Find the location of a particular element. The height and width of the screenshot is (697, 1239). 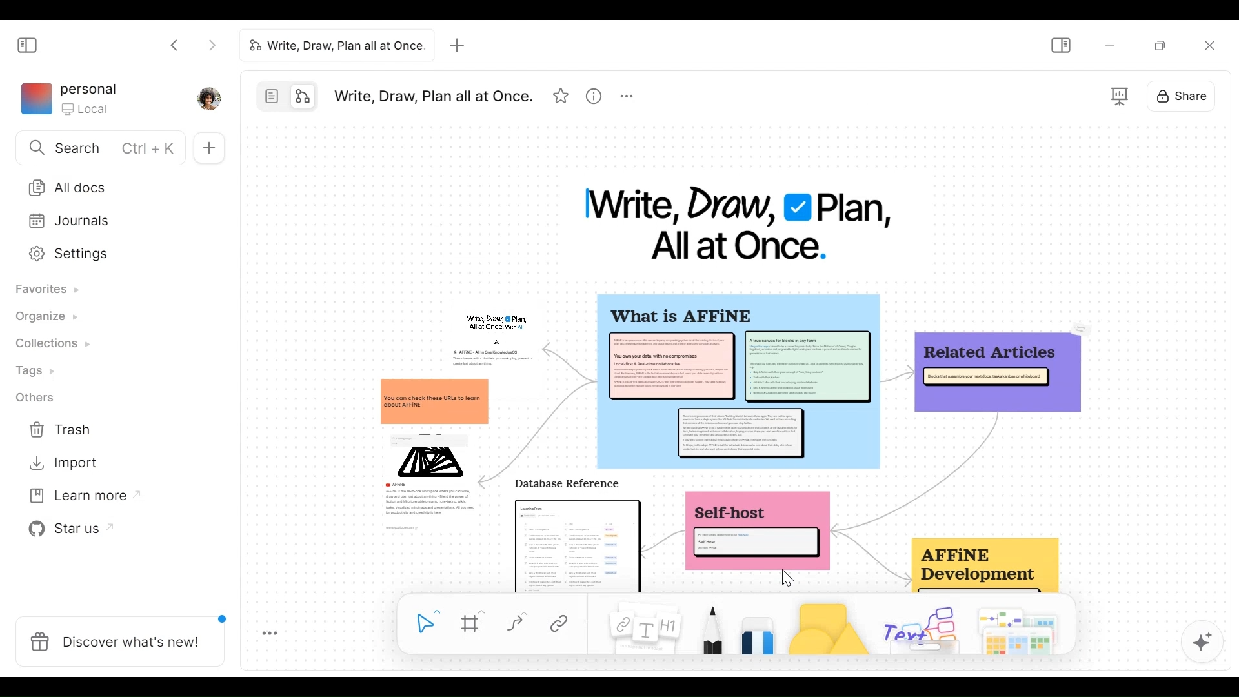

Discover what's new is located at coordinates (119, 639).